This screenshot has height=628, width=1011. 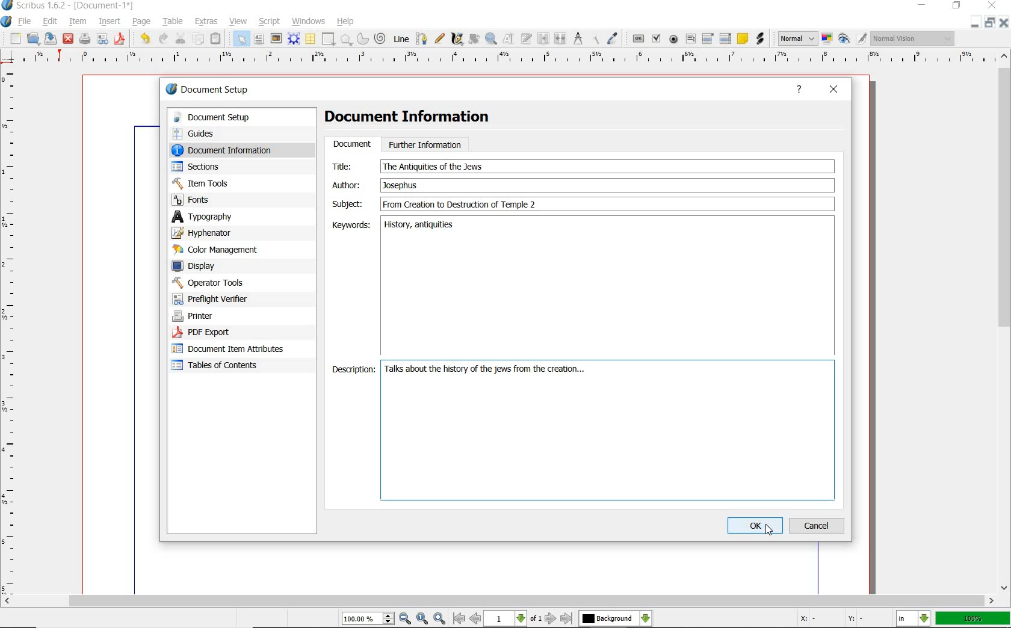 What do you see at coordinates (199, 38) in the screenshot?
I see `copy` at bounding box center [199, 38].